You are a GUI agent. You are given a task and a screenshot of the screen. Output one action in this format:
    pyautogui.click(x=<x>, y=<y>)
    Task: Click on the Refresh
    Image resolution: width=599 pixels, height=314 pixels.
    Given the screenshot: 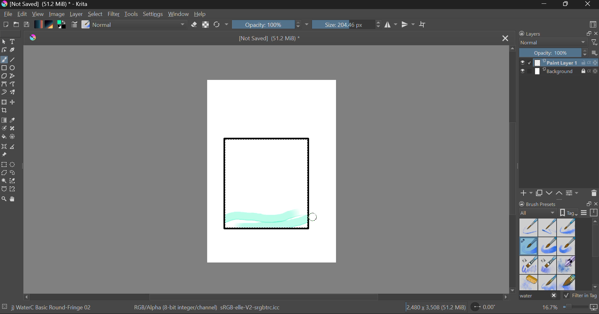 What is the action you would take?
    pyautogui.click(x=221, y=24)
    